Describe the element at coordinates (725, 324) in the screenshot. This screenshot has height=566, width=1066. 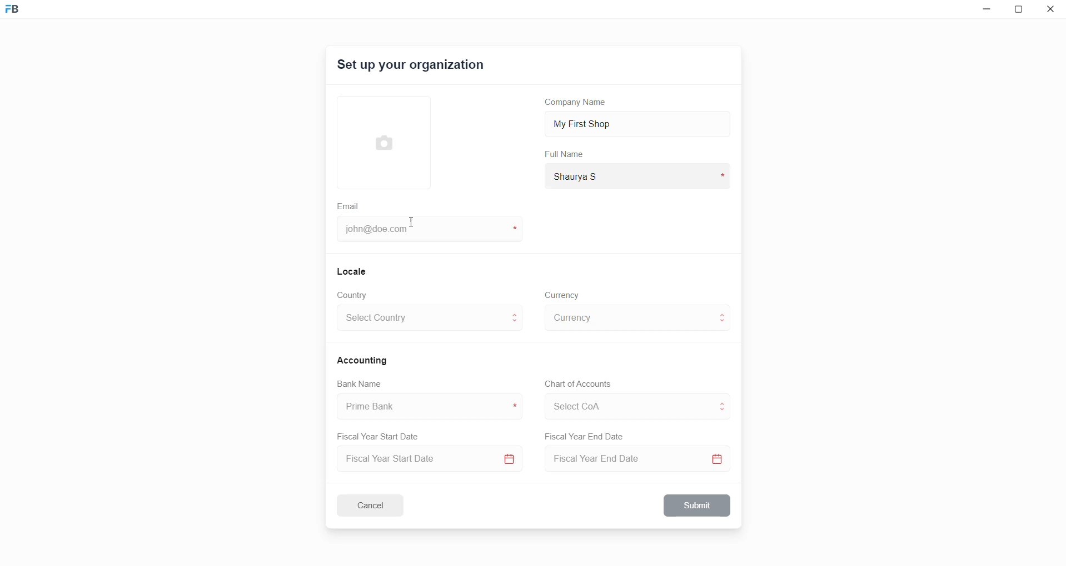
I see `move to below currency` at that location.